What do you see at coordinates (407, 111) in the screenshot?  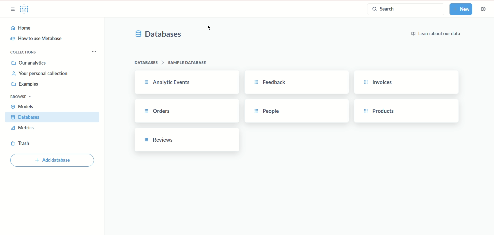 I see `products` at bounding box center [407, 111].